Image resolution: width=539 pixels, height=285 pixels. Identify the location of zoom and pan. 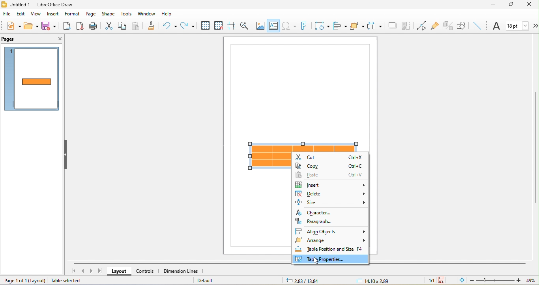
(246, 26).